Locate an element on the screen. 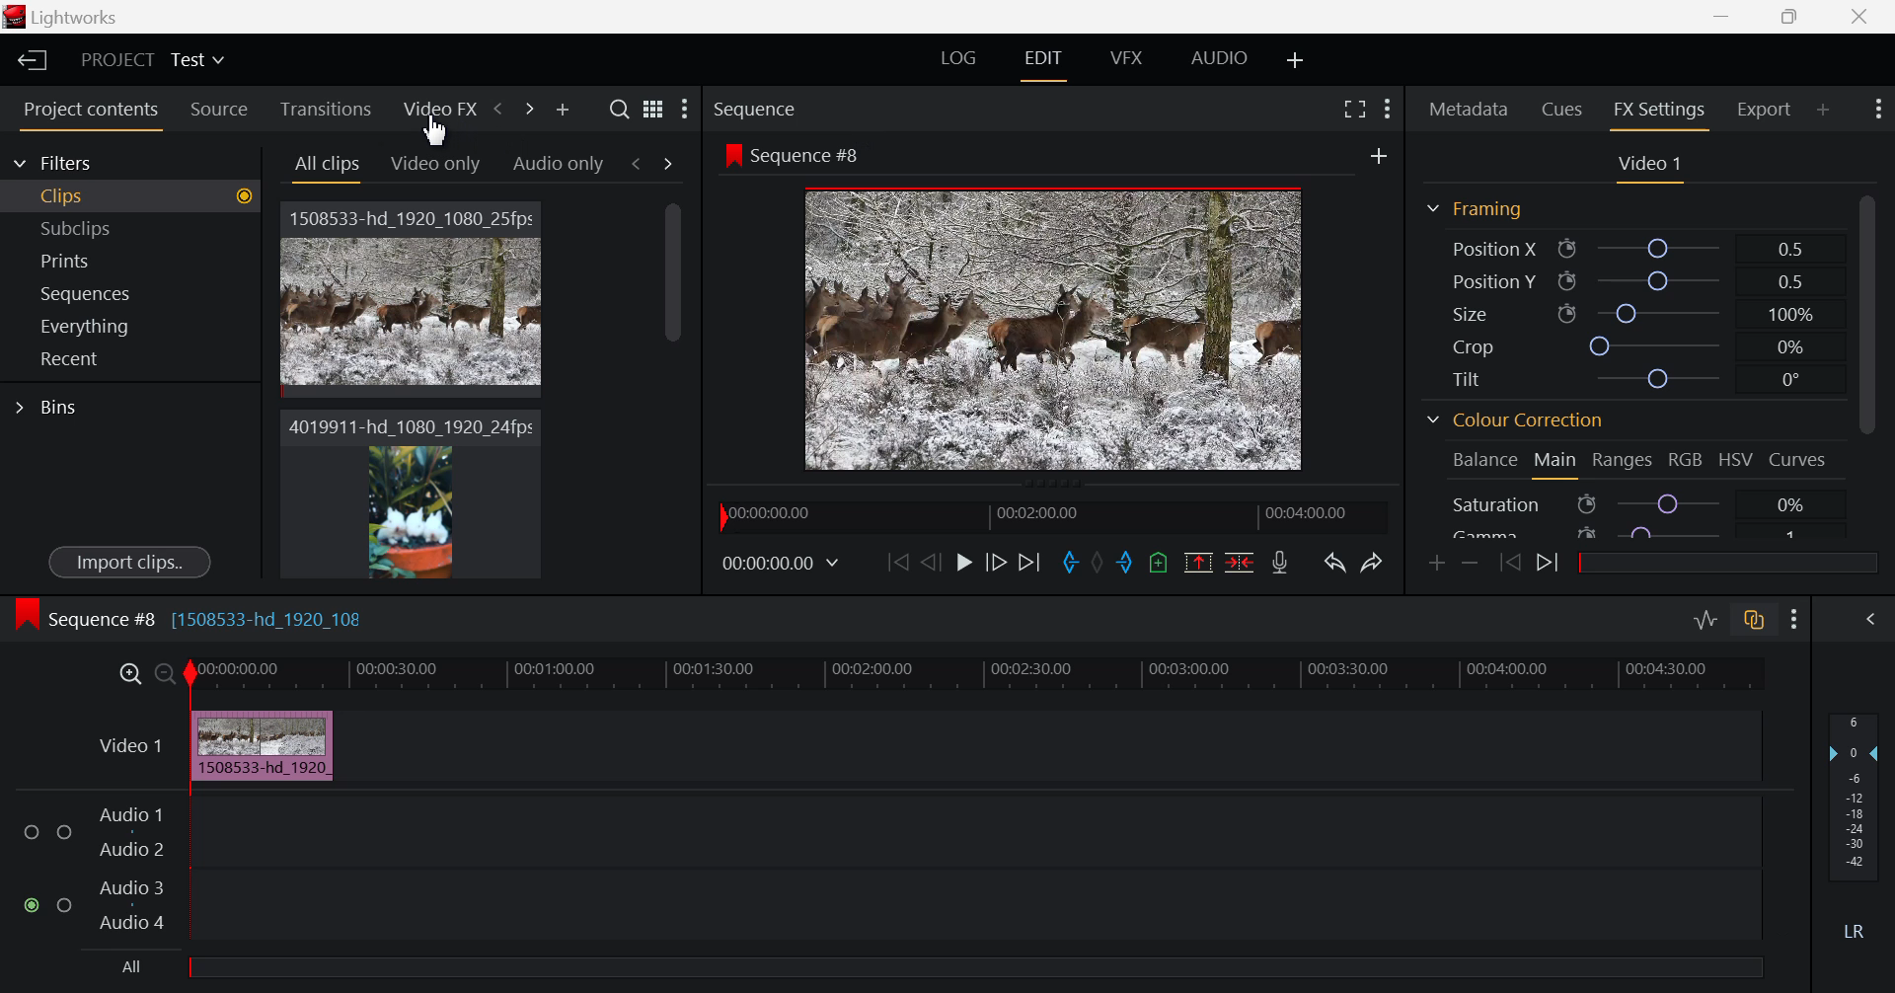 The width and height of the screenshot is (1895, 993). Previous Page is located at coordinates (638, 162).